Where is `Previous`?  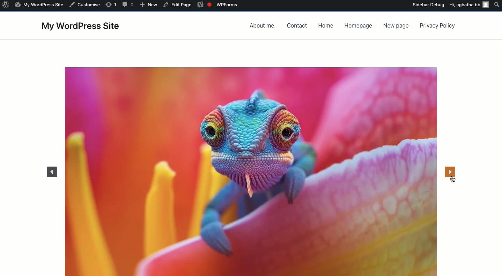
Previous is located at coordinates (50, 171).